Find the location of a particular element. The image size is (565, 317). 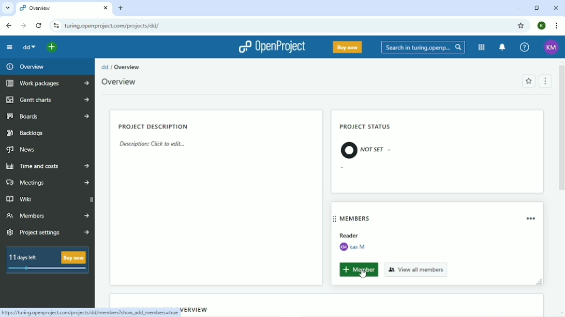

Overview is located at coordinates (123, 82).